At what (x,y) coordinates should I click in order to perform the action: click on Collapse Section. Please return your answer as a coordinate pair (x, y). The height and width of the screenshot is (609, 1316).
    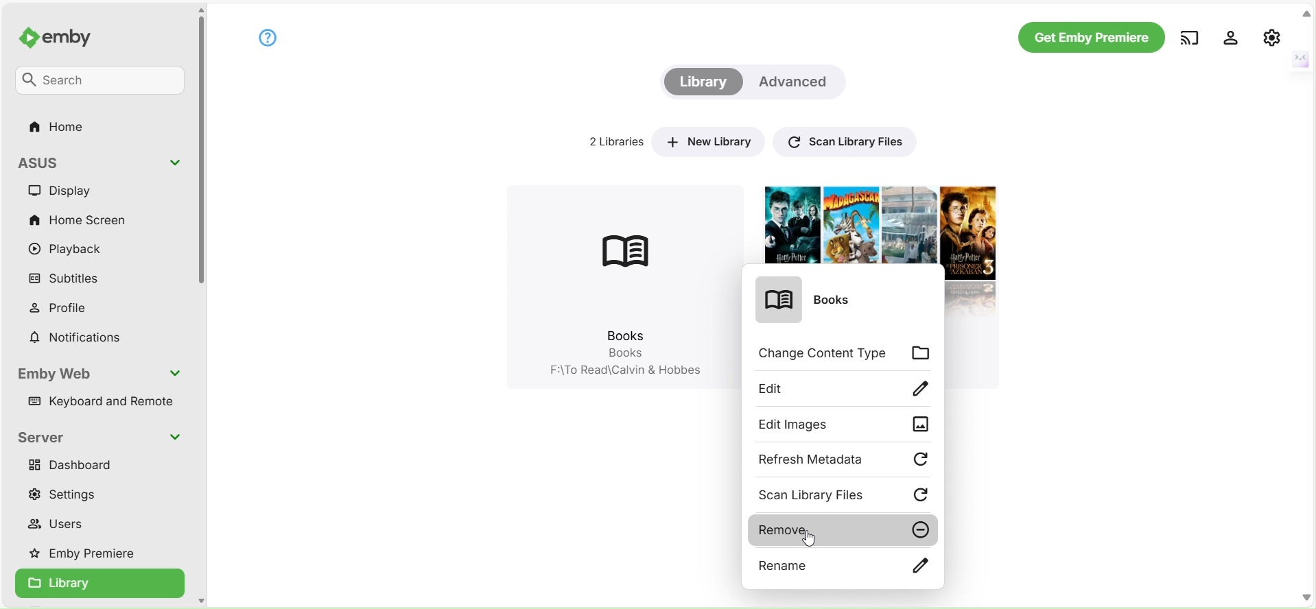
    Looking at the image, I should click on (174, 436).